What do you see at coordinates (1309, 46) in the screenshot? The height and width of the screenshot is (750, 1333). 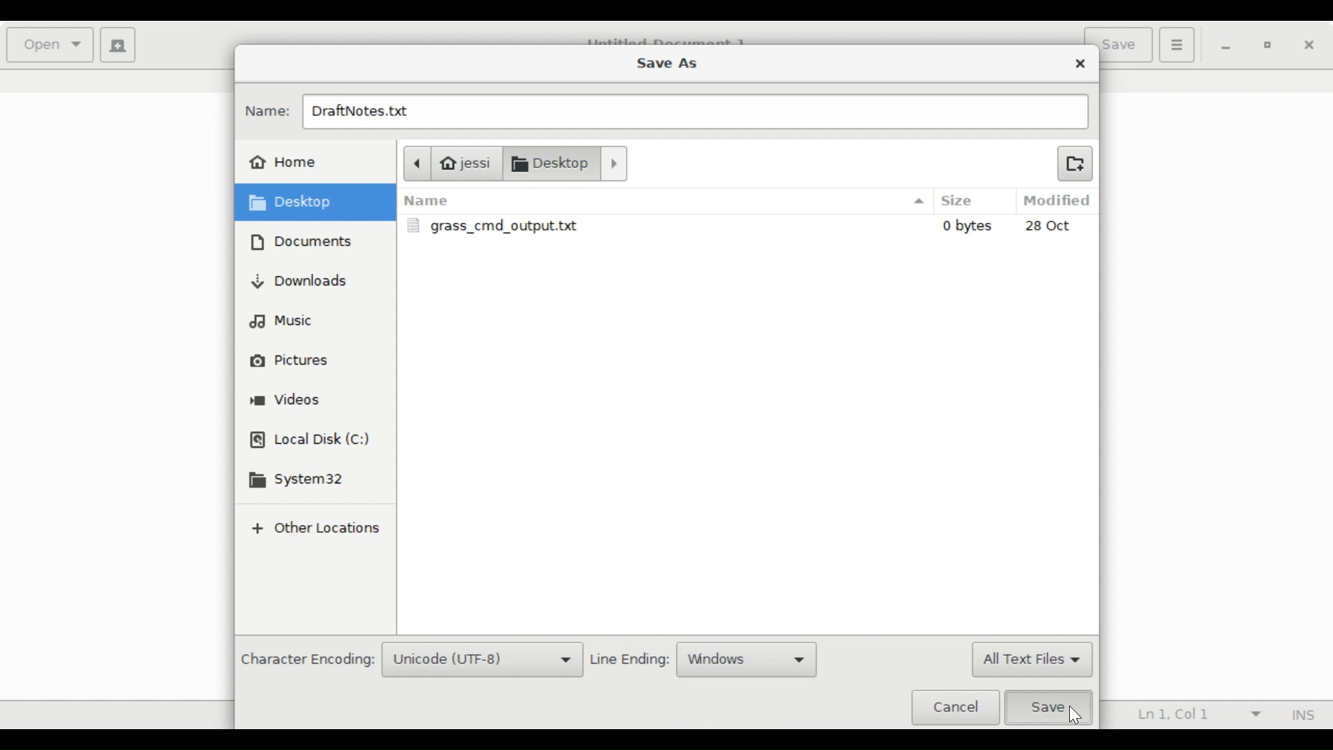 I see `Close` at bounding box center [1309, 46].